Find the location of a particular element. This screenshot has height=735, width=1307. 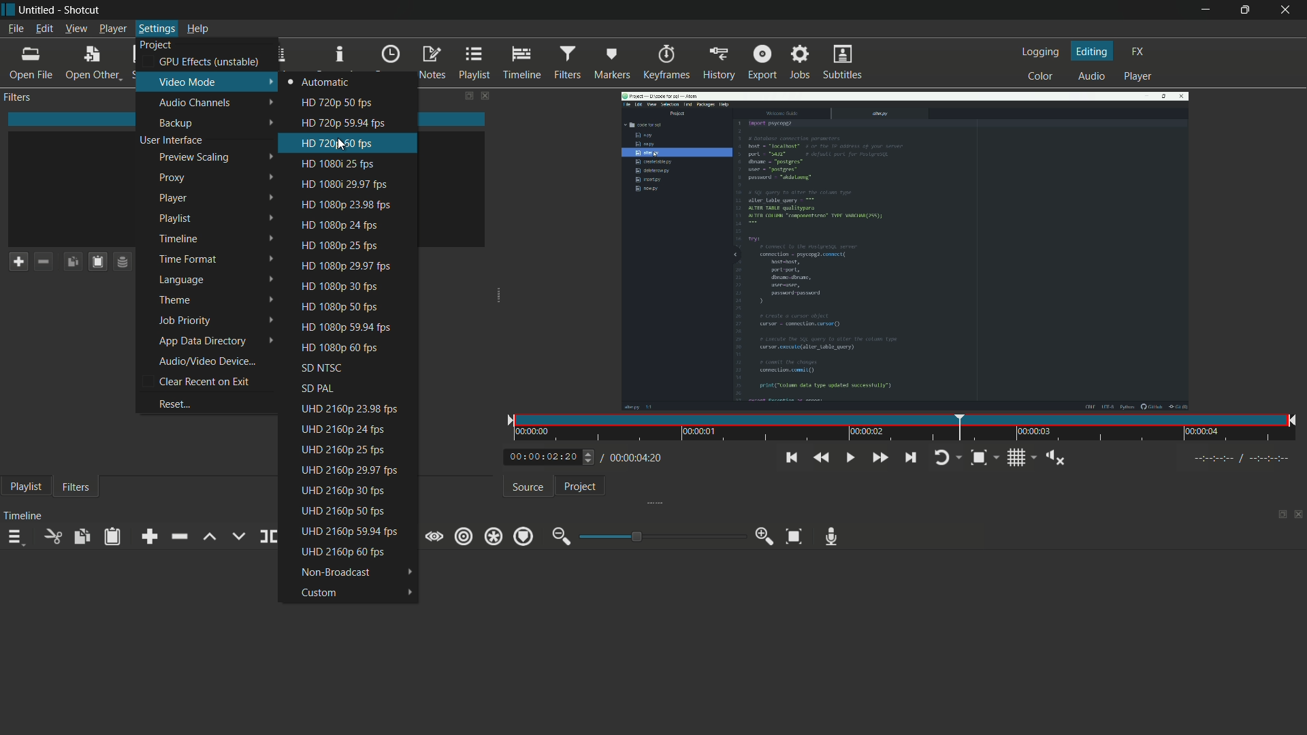

quickly play backward is located at coordinates (822, 458).